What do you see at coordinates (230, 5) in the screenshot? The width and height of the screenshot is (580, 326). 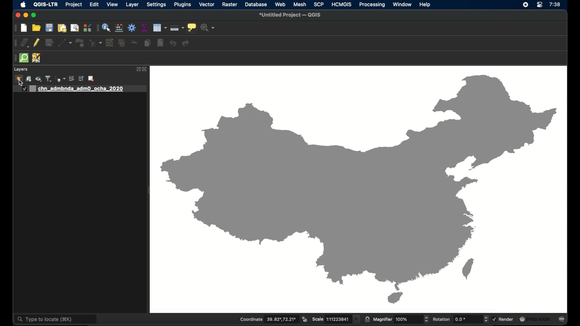 I see `raster` at bounding box center [230, 5].